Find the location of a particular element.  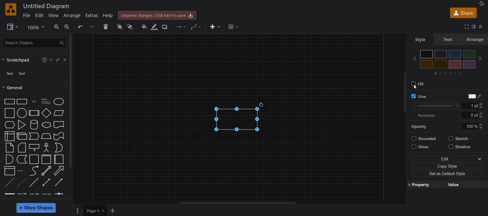

text is located at coordinates (16, 73).